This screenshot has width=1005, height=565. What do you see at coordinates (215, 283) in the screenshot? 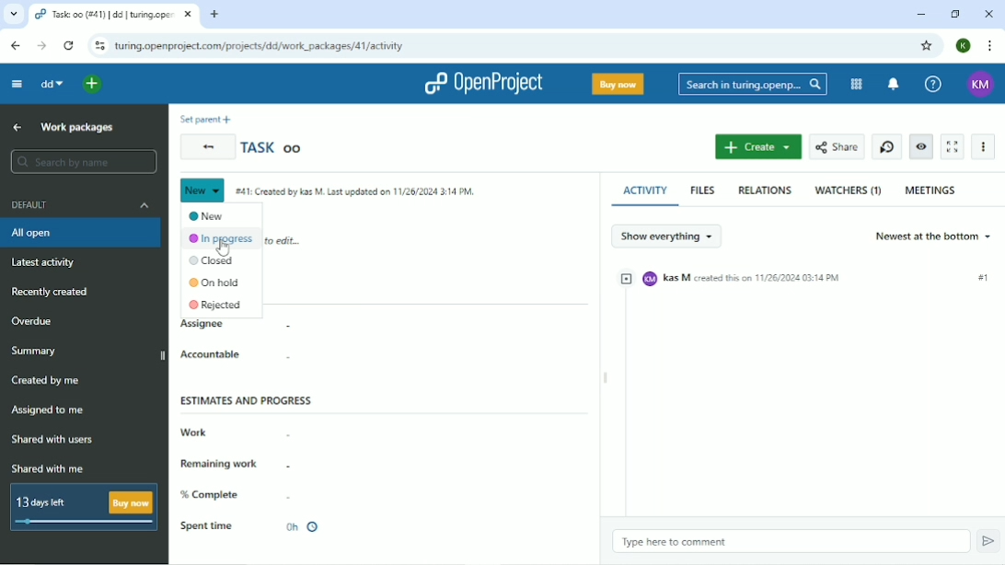
I see `On hold` at bounding box center [215, 283].